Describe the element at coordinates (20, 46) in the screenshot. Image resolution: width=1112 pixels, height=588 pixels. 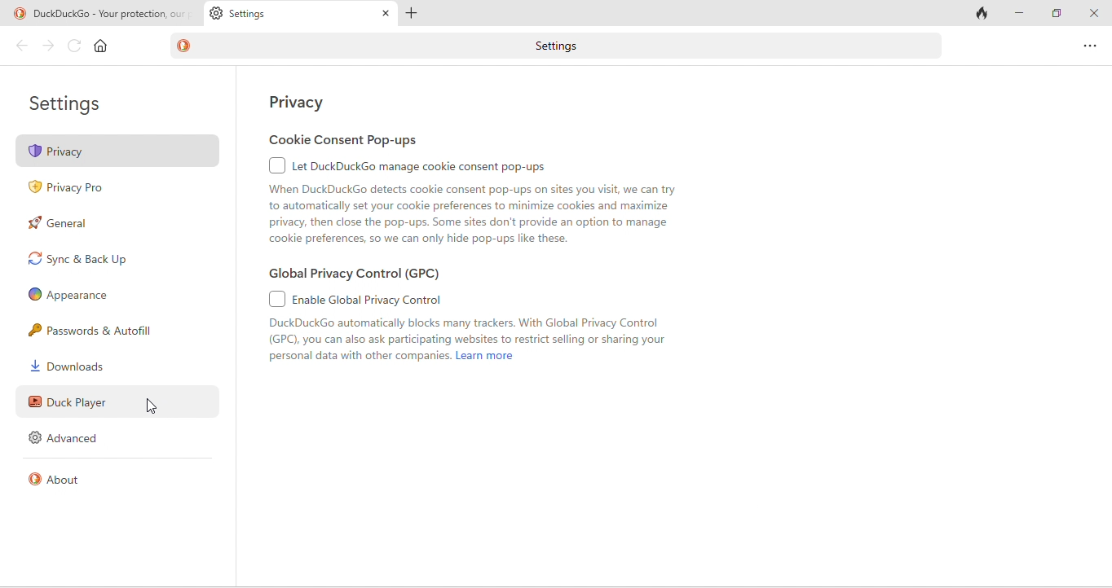
I see `back` at that location.